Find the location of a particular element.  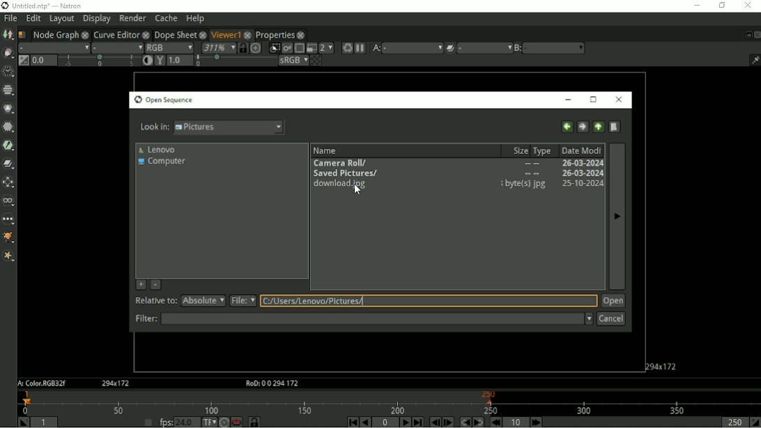

Draw is located at coordinates (8, 53).